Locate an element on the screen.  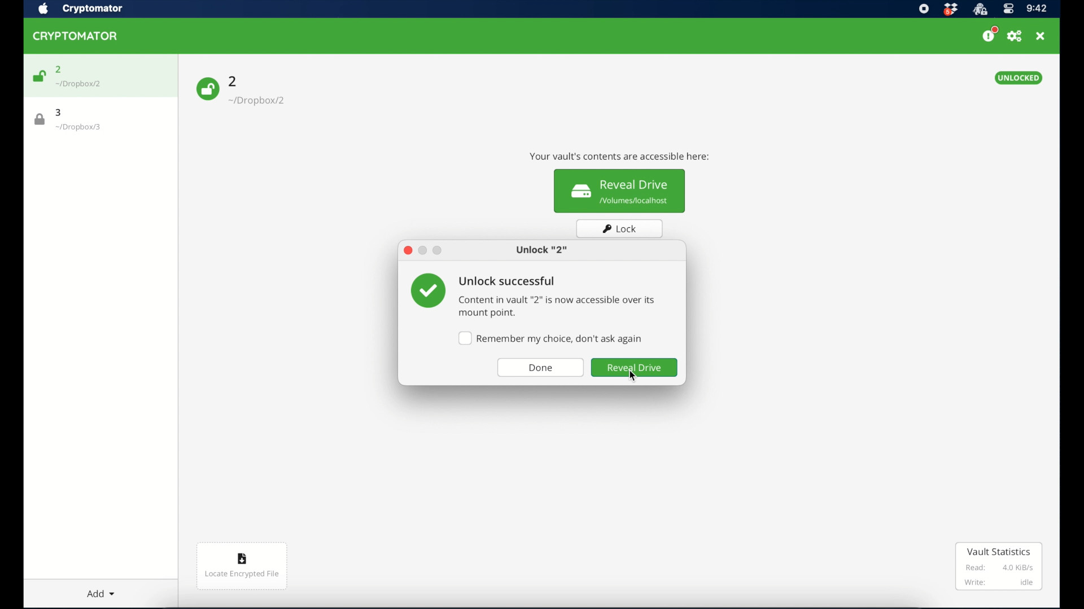
cursor is located at coordinates (632, 375).